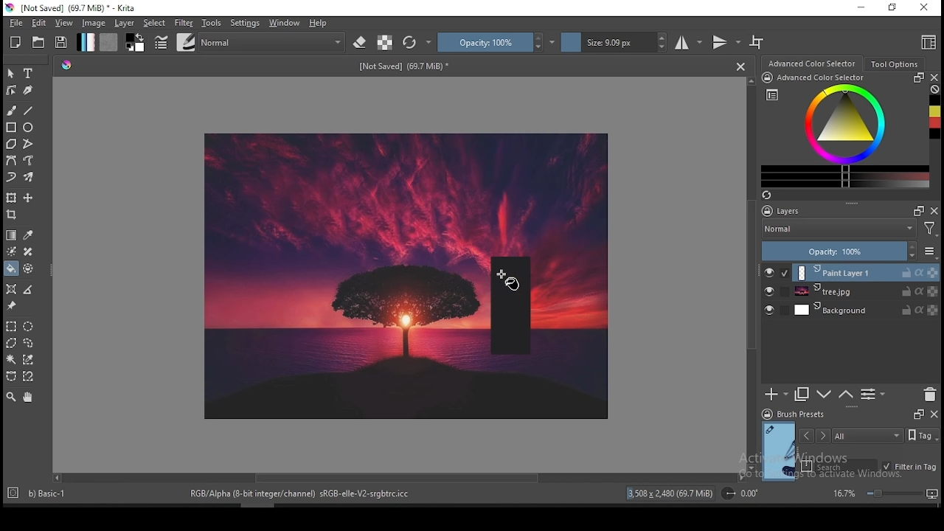  What do you see at coordinates (156, 23) in the screenshot?
I see `select` at bounding box center [156, 23].